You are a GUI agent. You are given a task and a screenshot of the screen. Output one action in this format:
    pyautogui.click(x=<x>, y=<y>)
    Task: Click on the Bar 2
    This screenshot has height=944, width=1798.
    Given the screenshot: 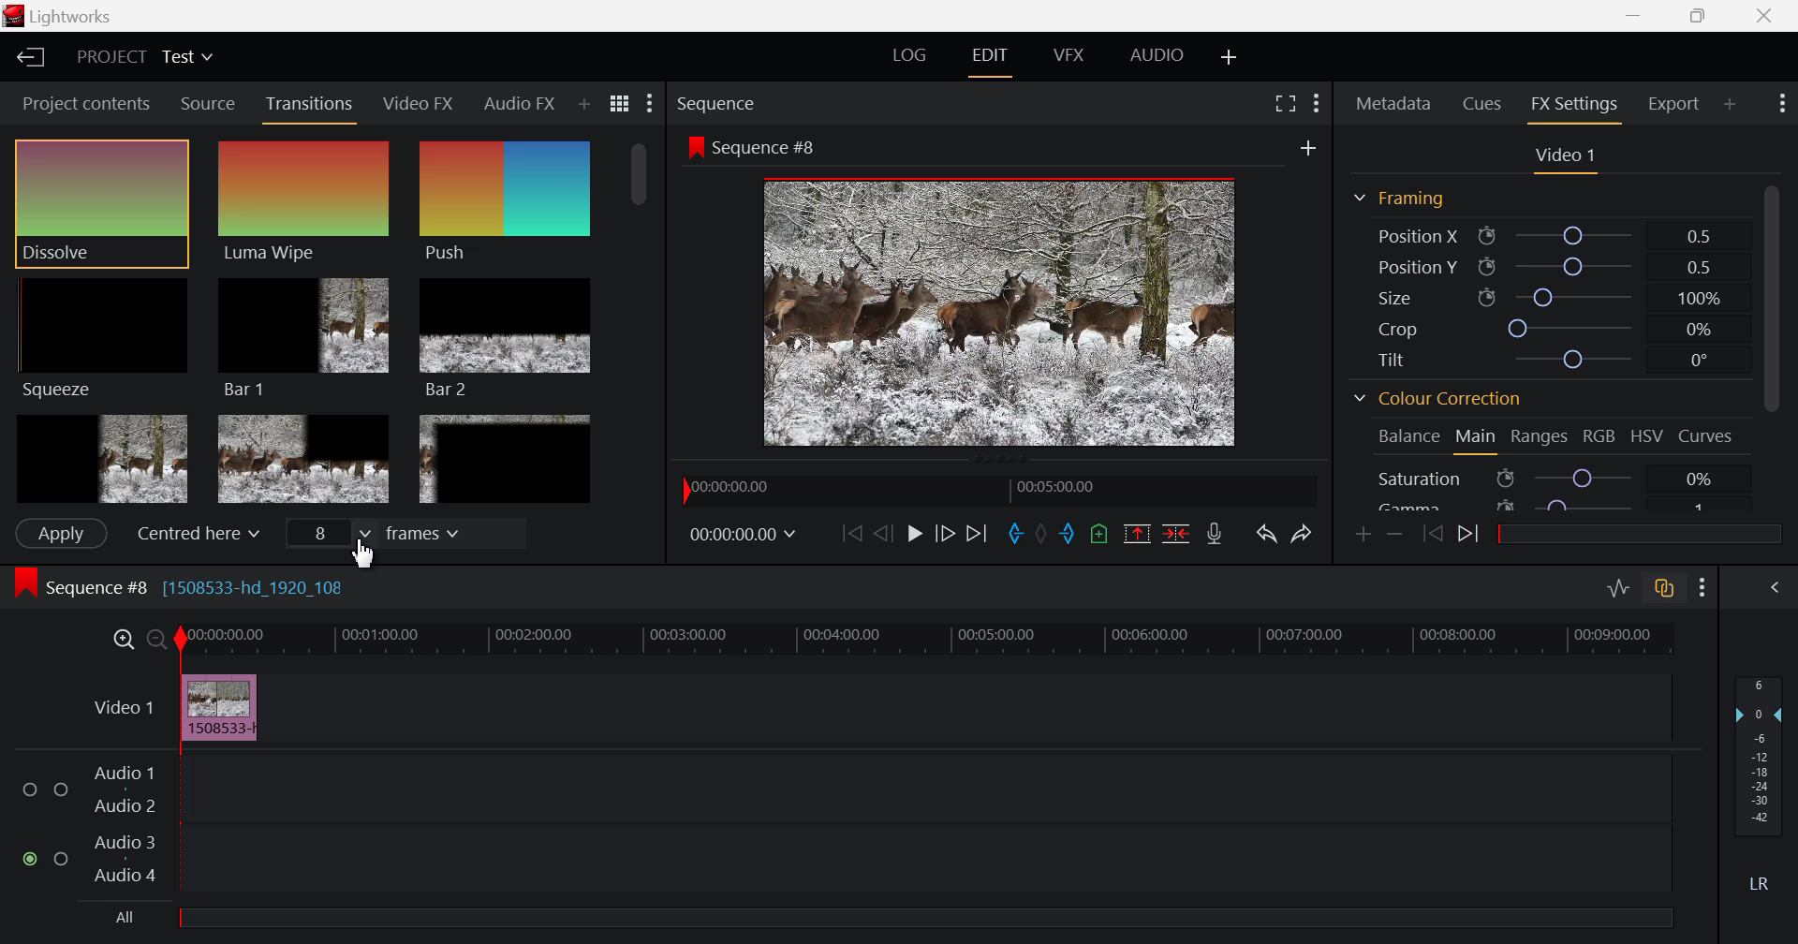 What is the action you would take?
    pyautogui.click(x=508, y=337)
    